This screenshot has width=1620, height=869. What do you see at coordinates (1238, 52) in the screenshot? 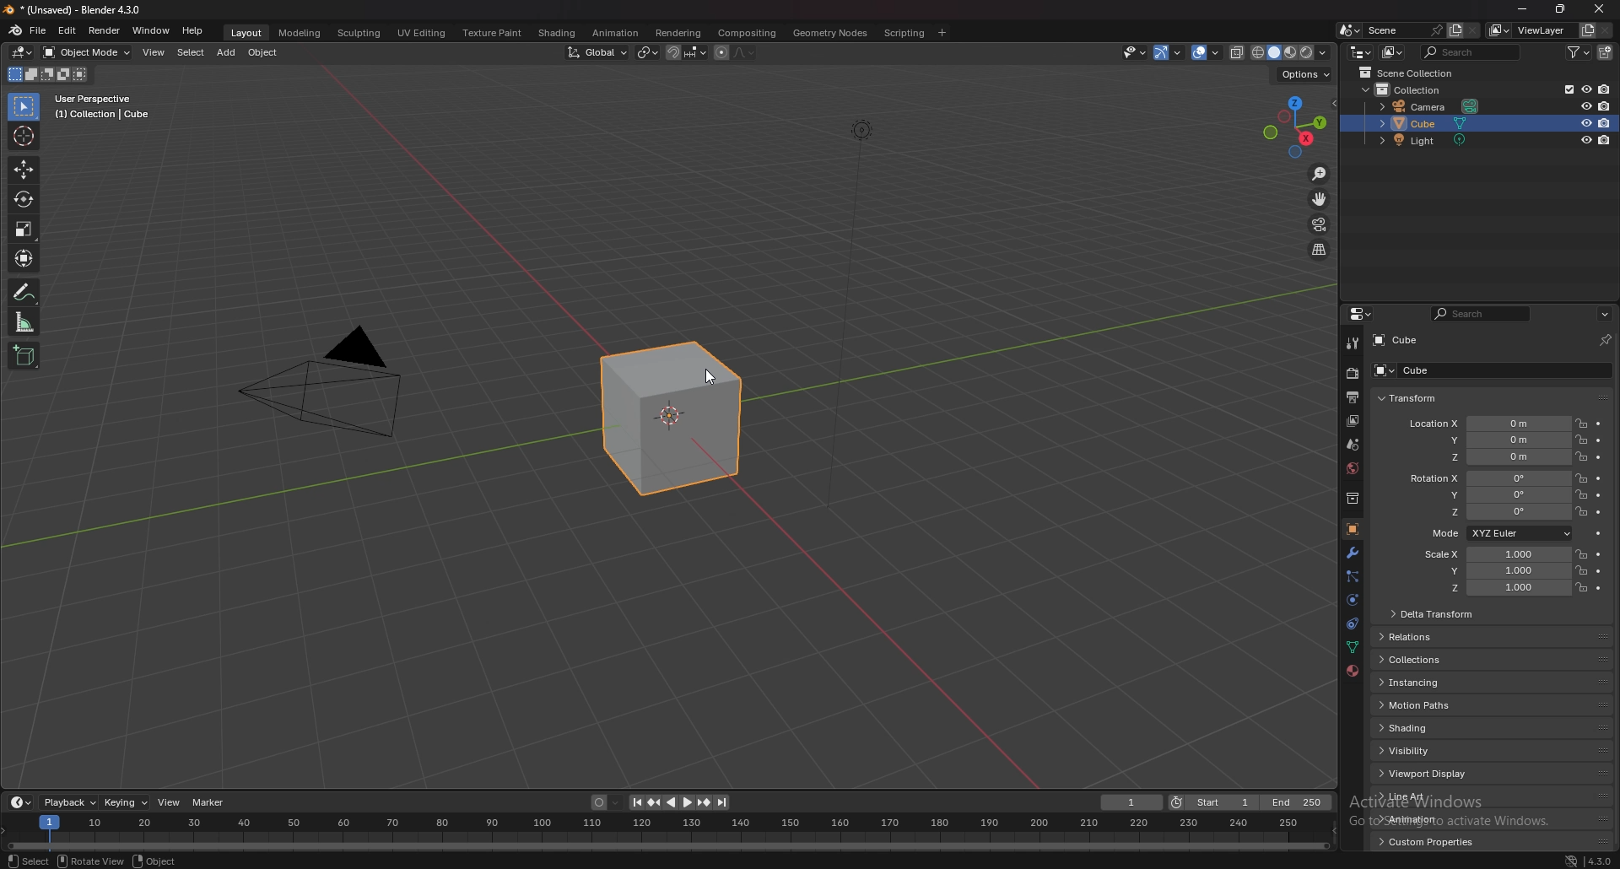
I see `toggle xray` at bounding box center [1238, 52].